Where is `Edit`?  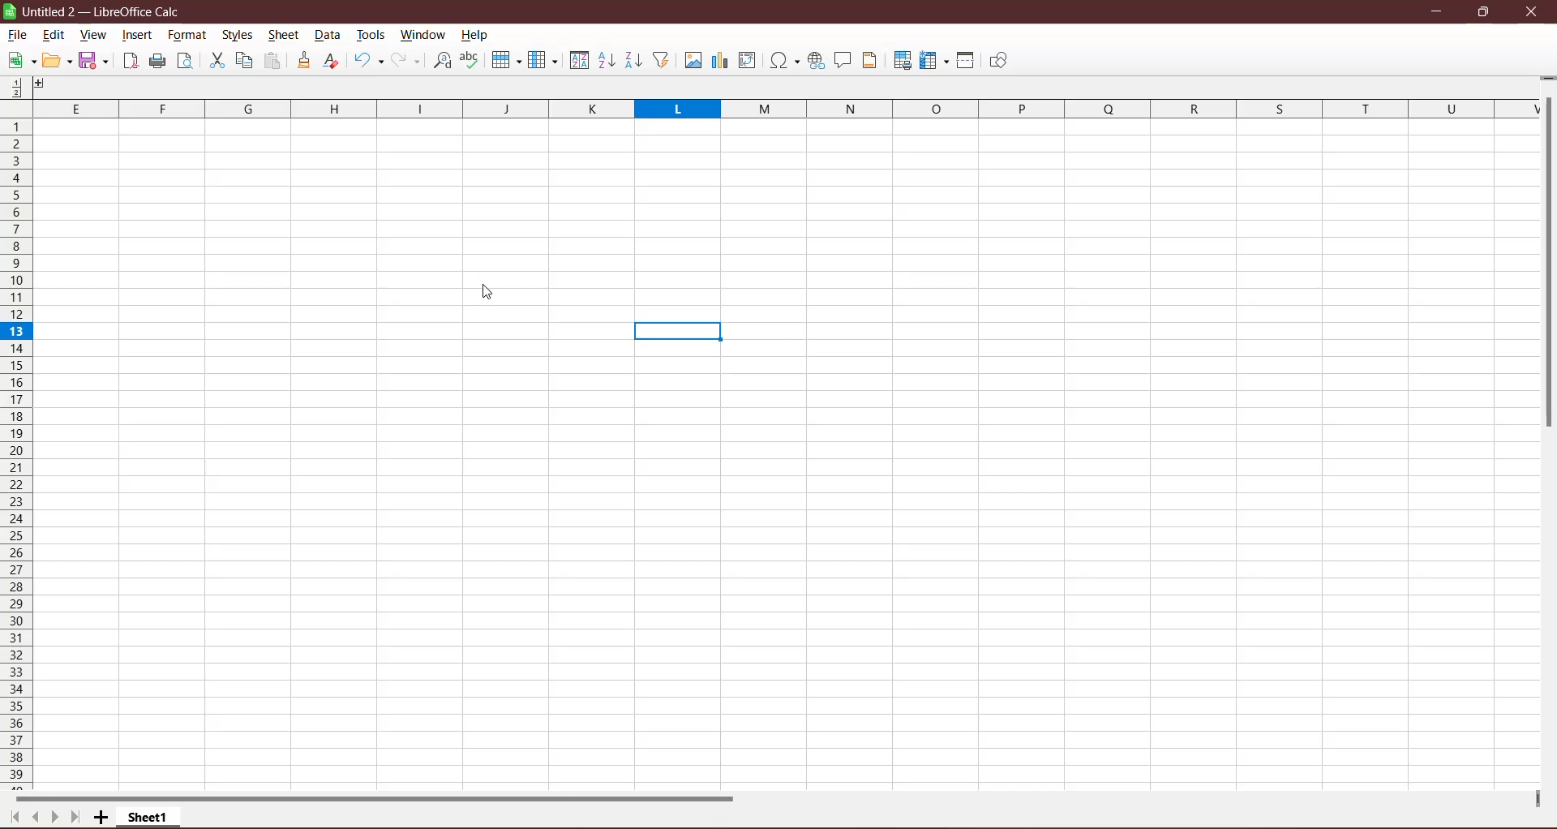 Edit is located at coordinates (54, 37).